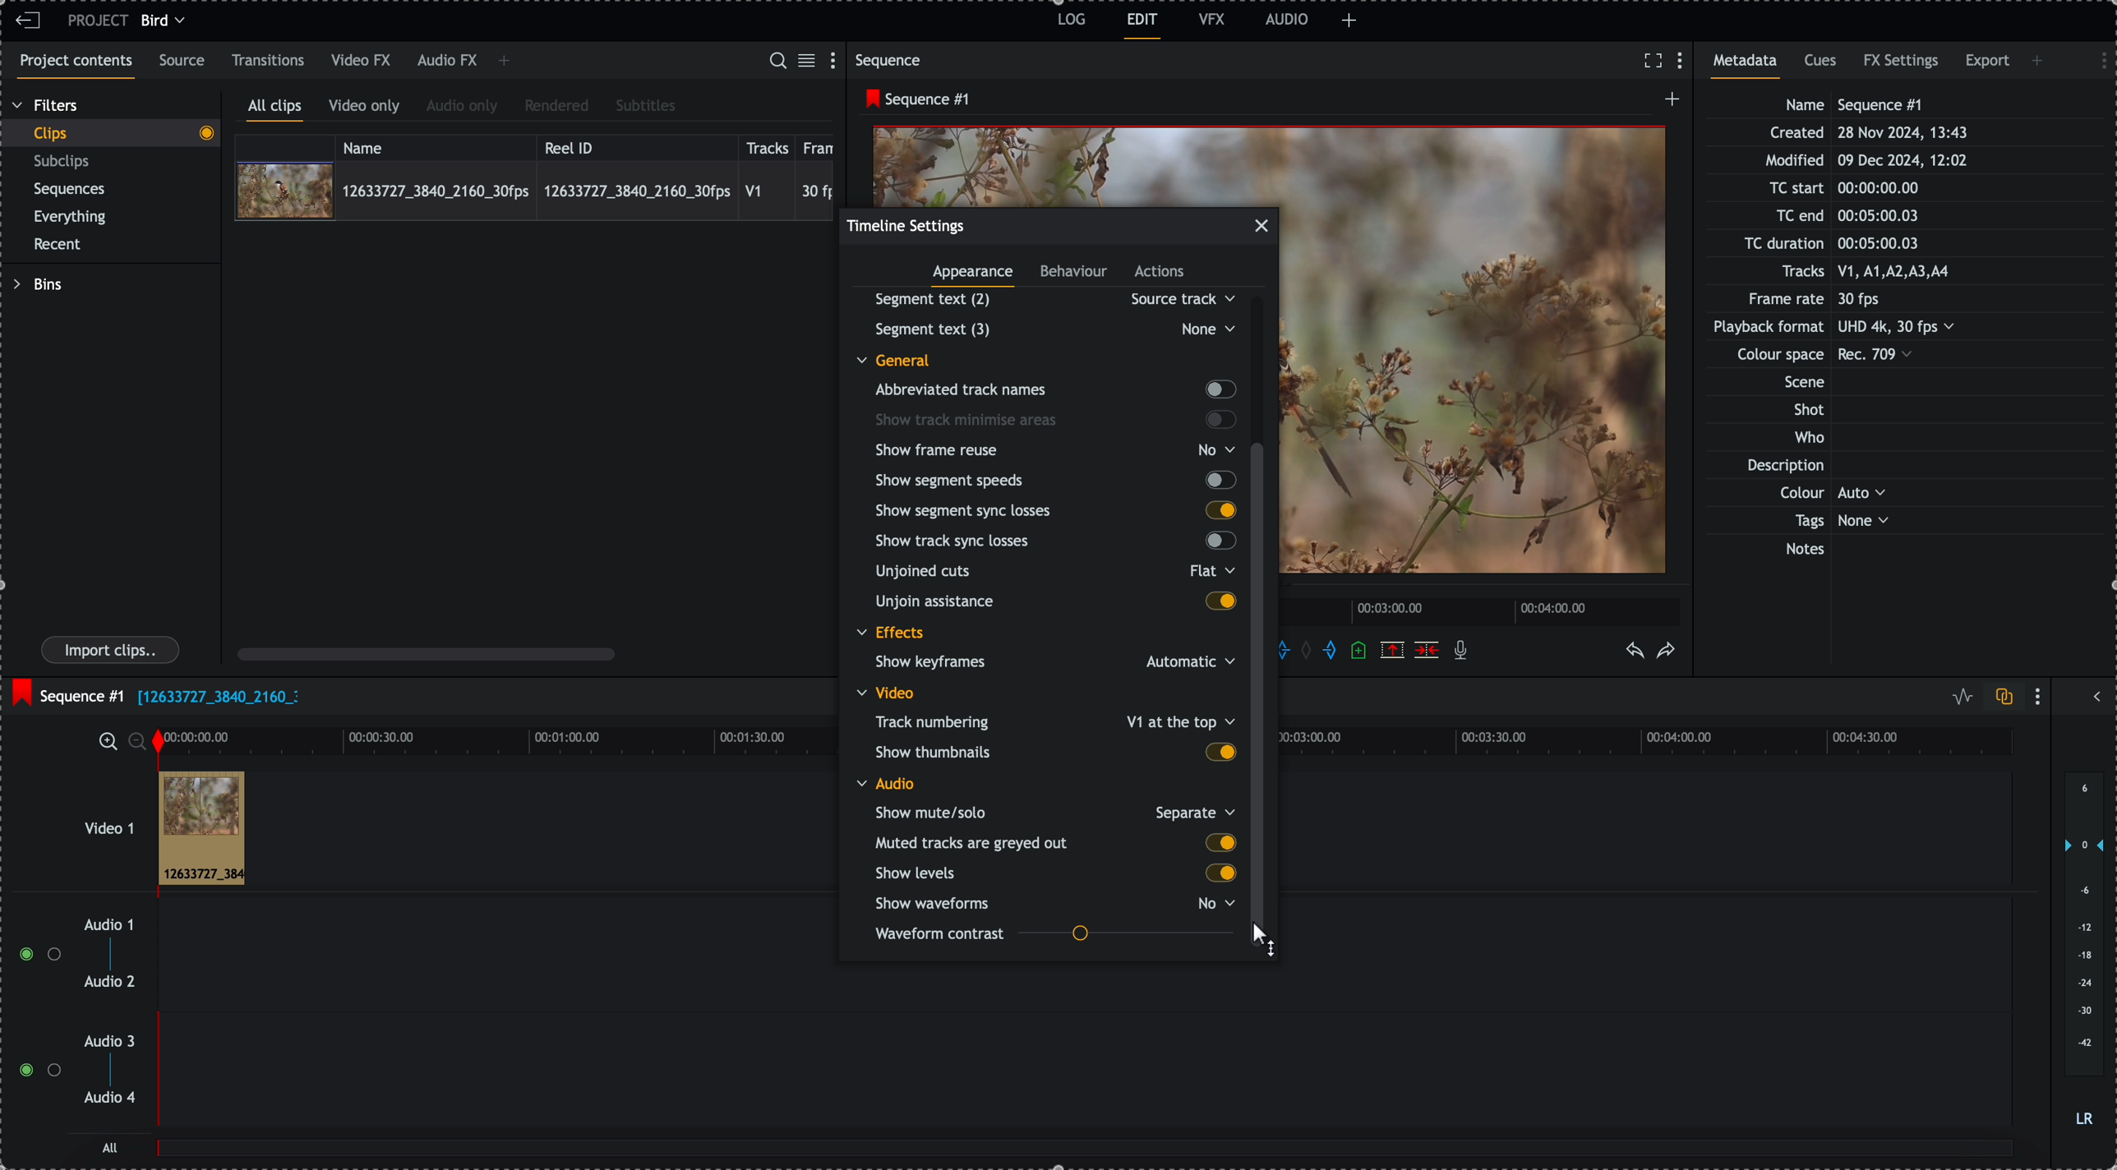 The image size is (2117, 1170). I want to click on project contents, so click(72, 67).